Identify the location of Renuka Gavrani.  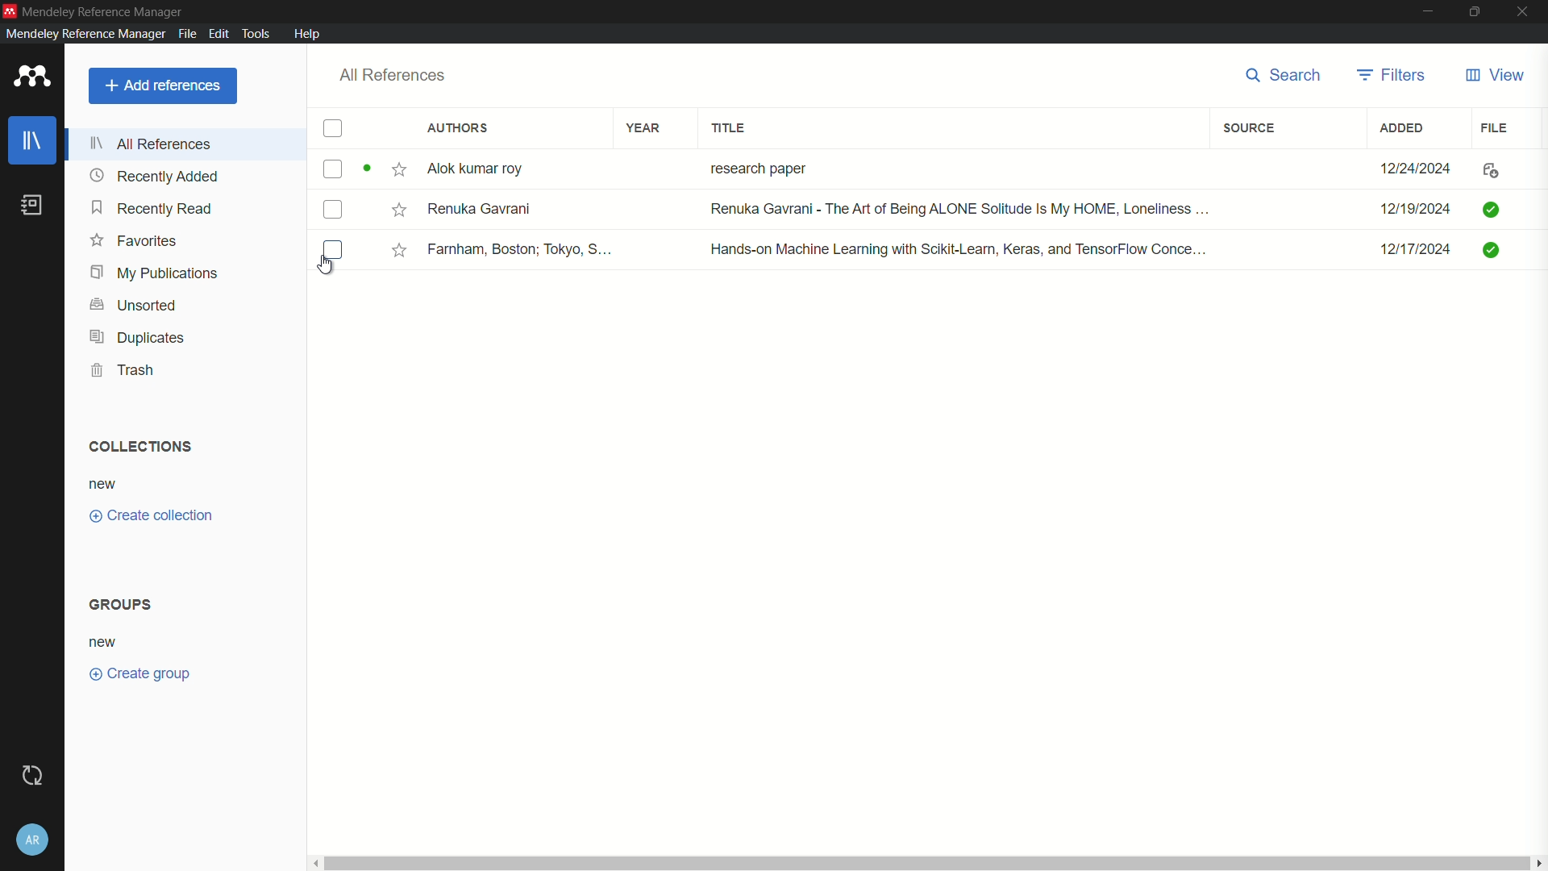
(485, 211).